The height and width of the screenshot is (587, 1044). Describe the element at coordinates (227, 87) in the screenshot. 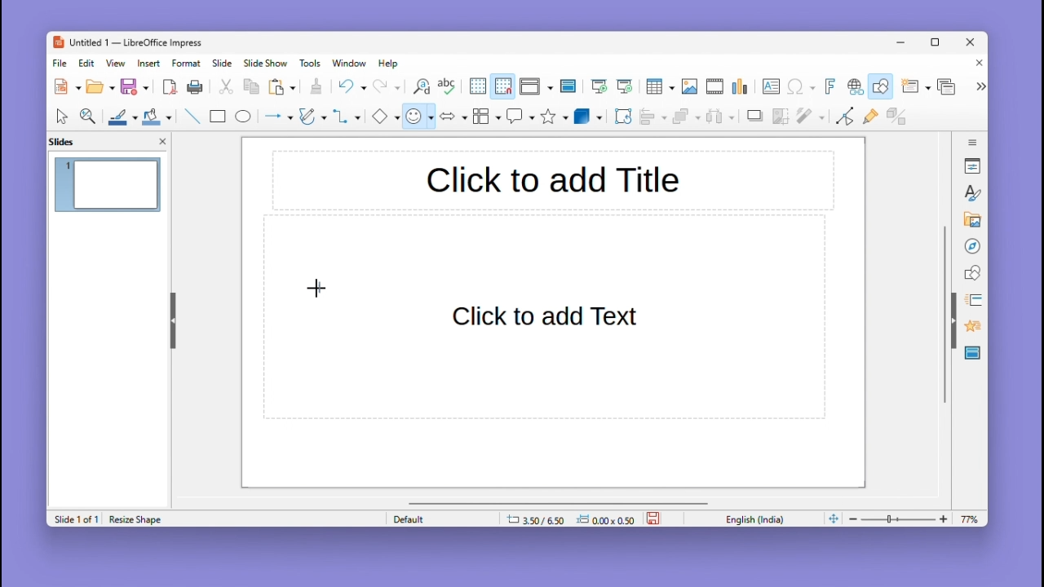

I see `cut` at that location.